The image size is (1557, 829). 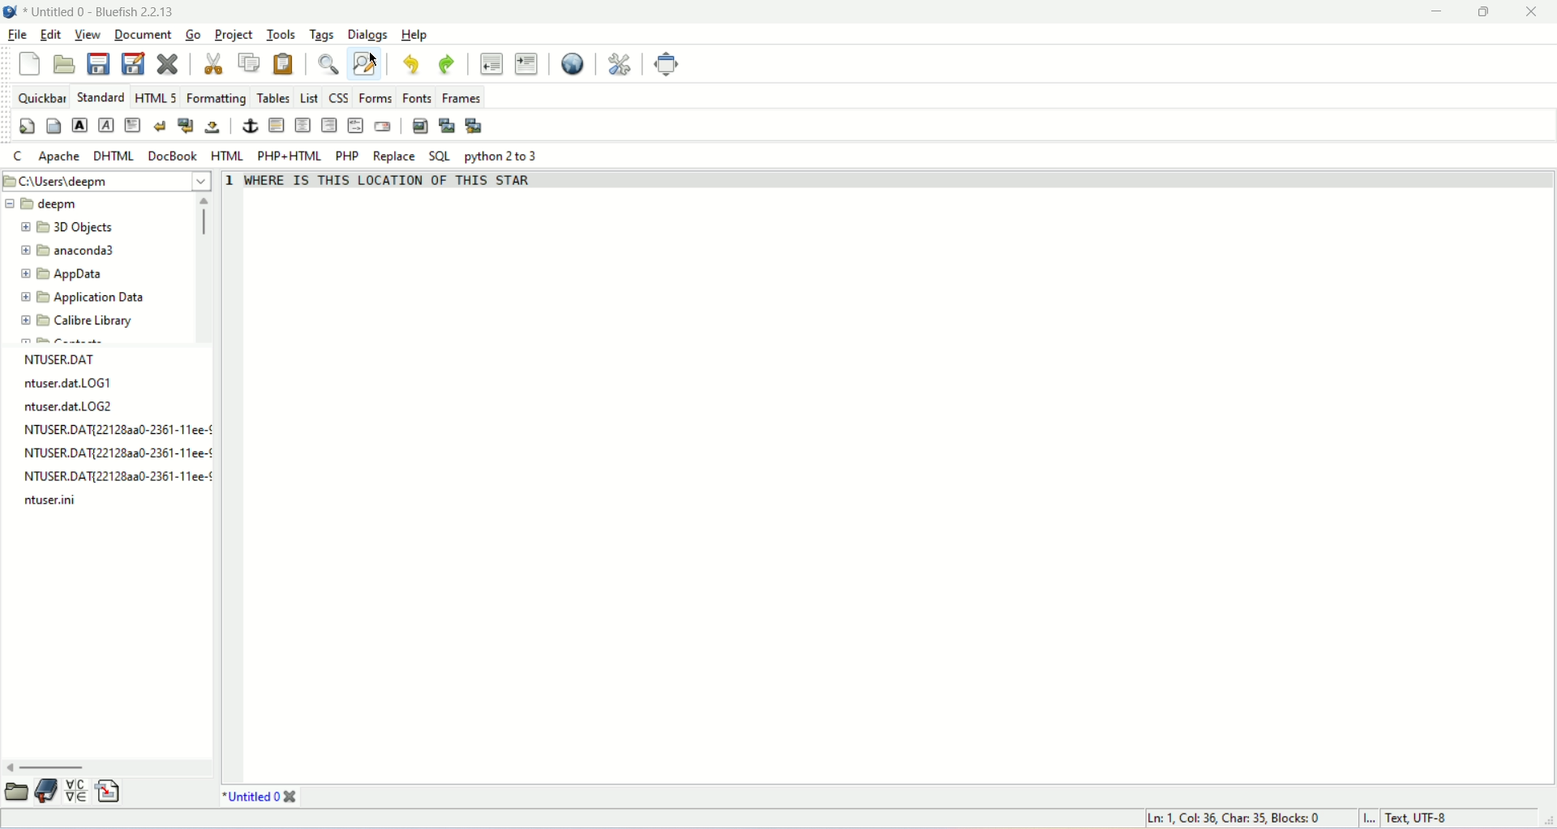 What do you see at coordinates (86, 34) in the screenshot?
I see `view` at bounding box center [86, 34].